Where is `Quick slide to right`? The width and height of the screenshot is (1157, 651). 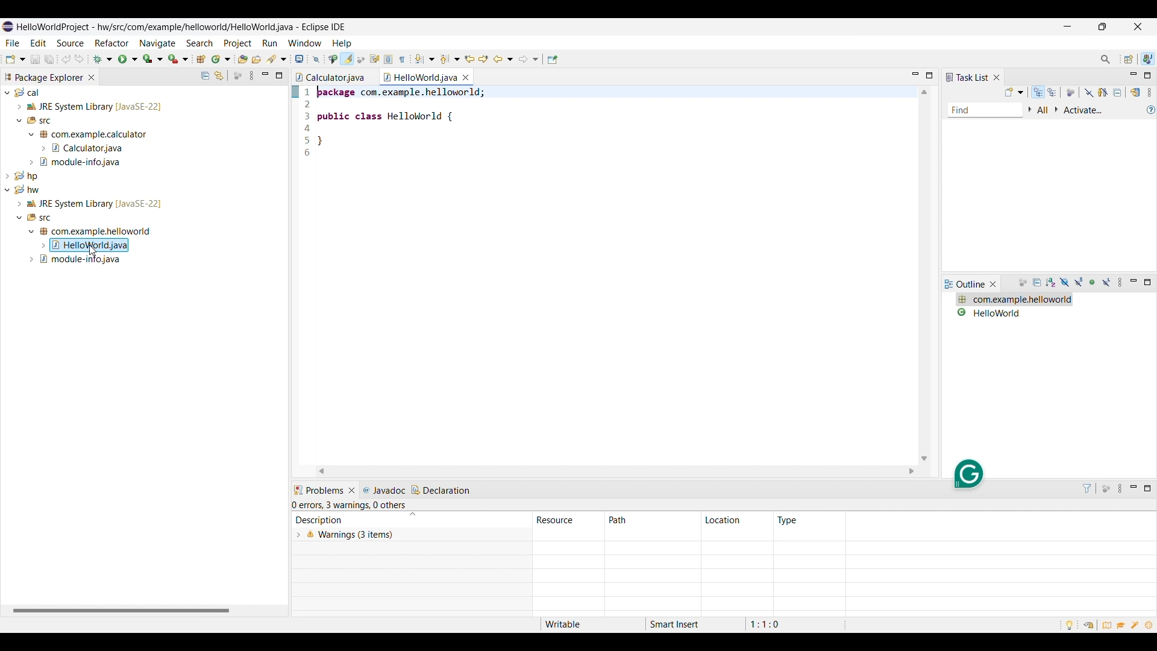 Quick slide to right is located at coordinates (912, 471).